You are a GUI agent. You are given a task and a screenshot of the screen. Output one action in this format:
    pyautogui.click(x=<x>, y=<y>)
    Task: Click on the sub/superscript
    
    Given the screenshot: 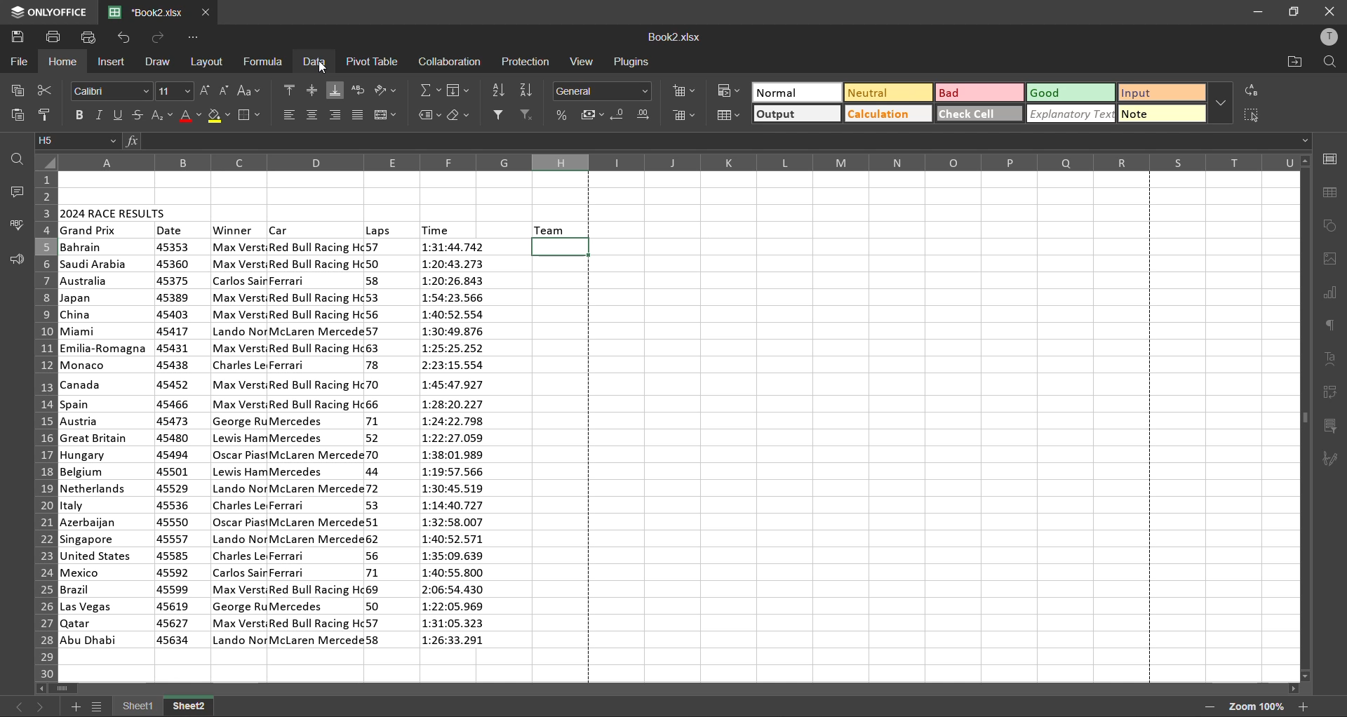 What is the action you would take?
    pyautogui.click(x=163, y=119)
    